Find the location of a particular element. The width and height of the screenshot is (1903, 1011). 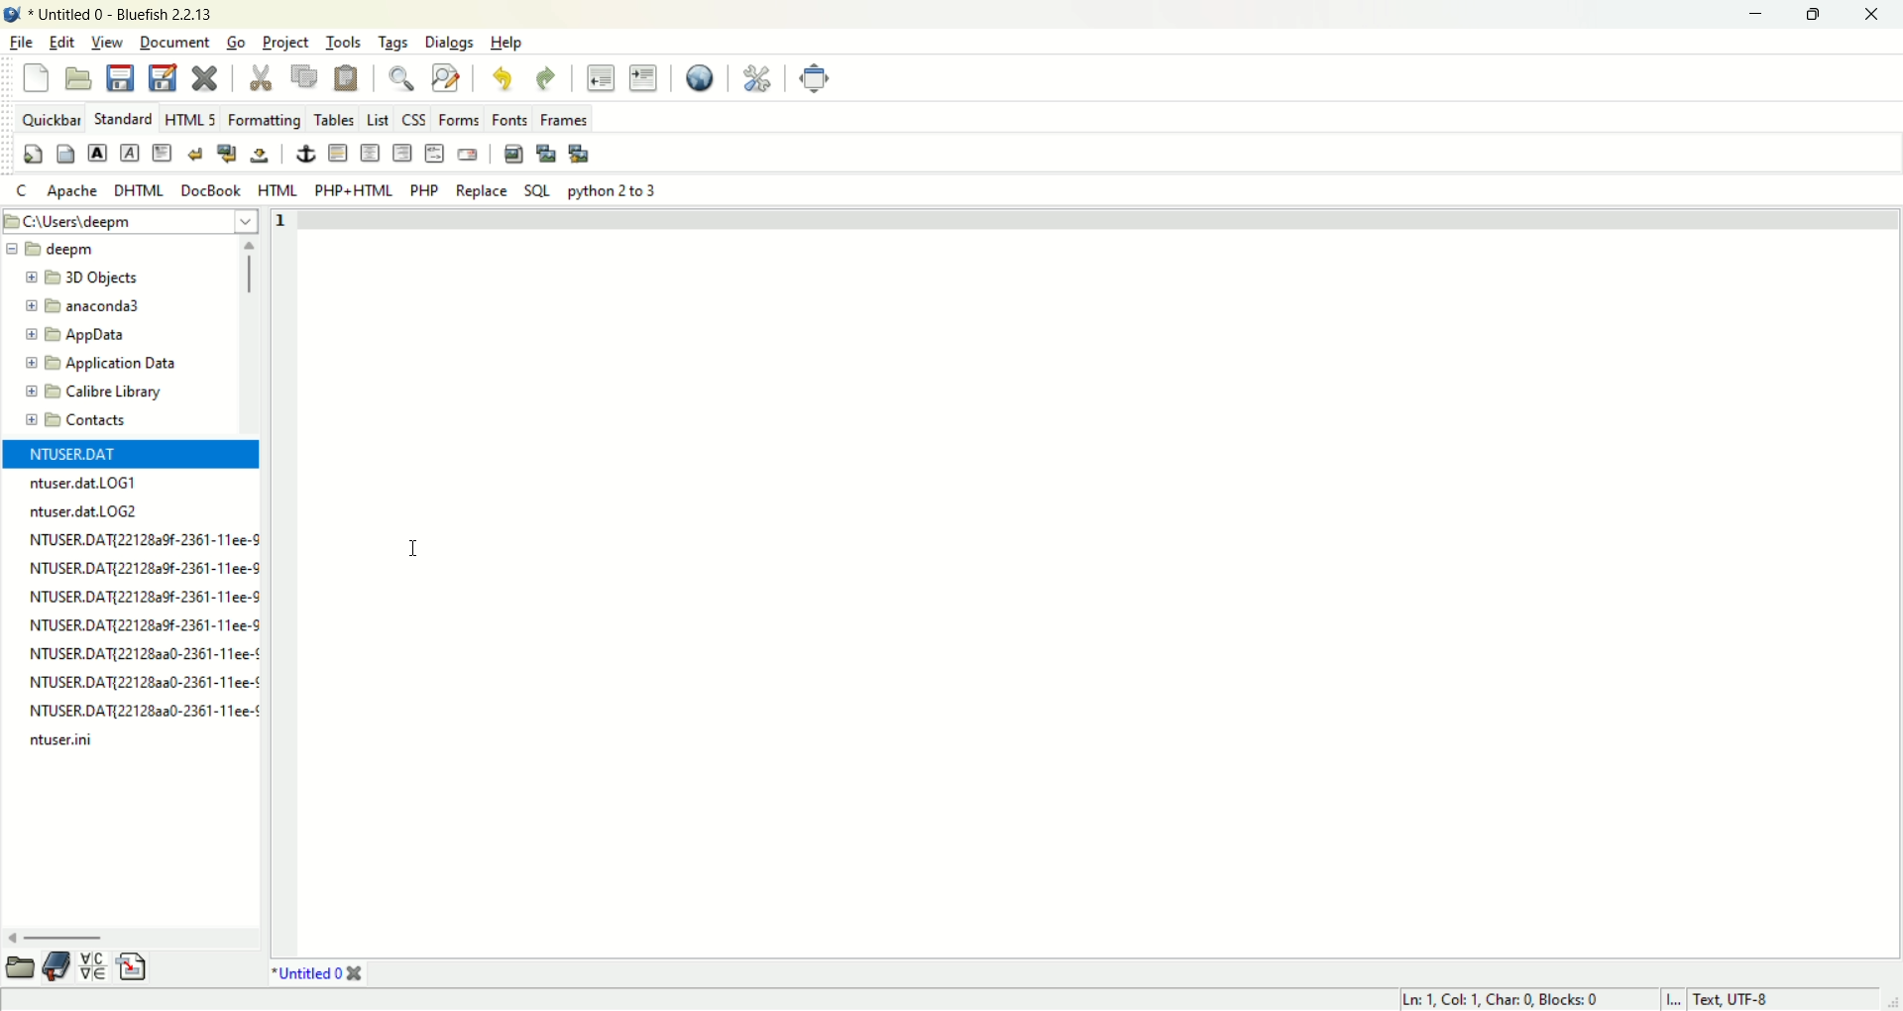

SQL is located at coordinates (540, 191).